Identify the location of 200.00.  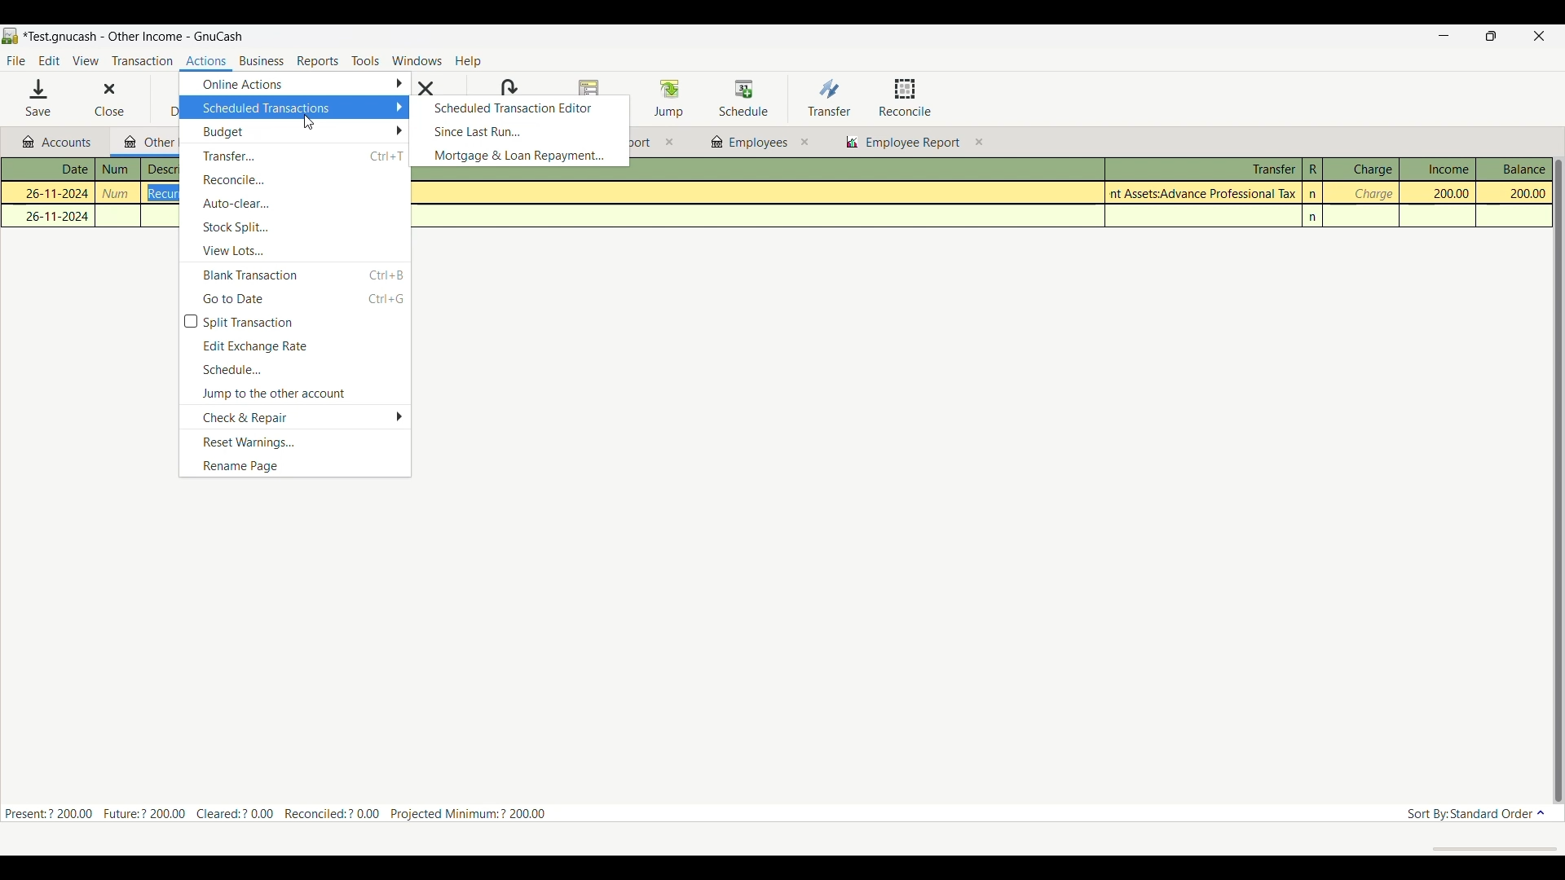
(1443, 193).